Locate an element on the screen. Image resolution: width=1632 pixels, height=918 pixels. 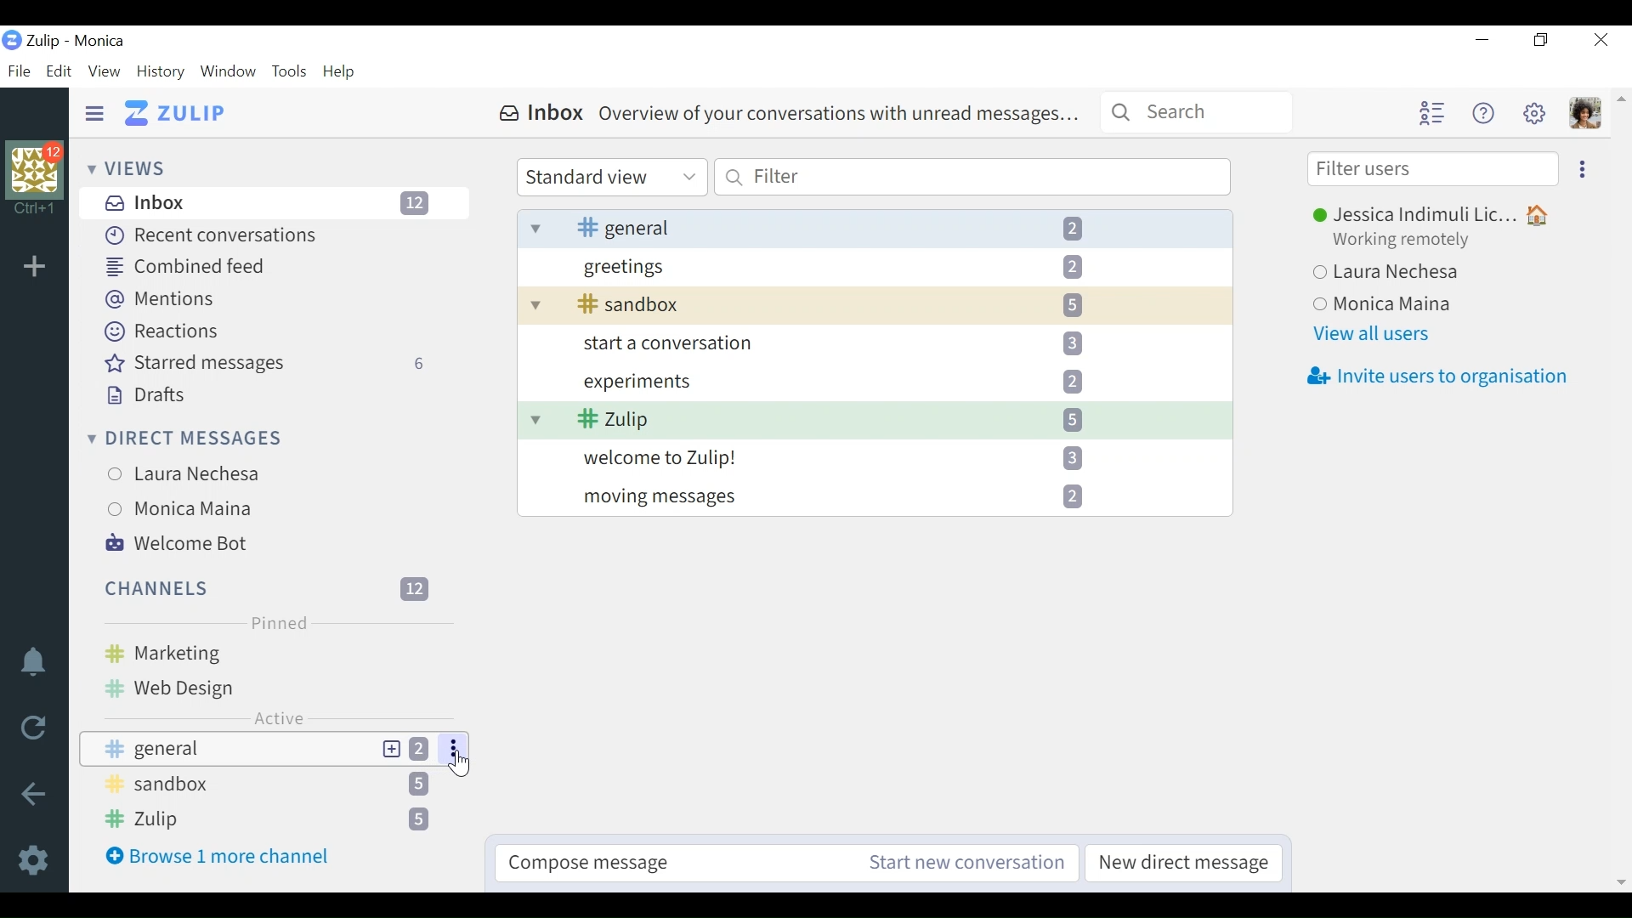
Zulip 5 is located at coordinates (875, 420).